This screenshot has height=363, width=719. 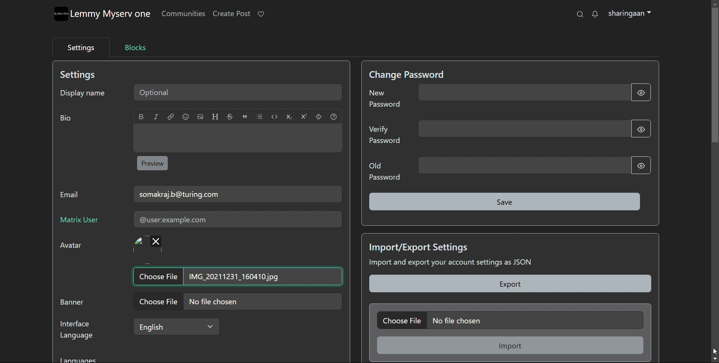 What do you see at coordinates (385, 137) in the screenshot?
I see `Verify Password` at bounding box center [385, 137].